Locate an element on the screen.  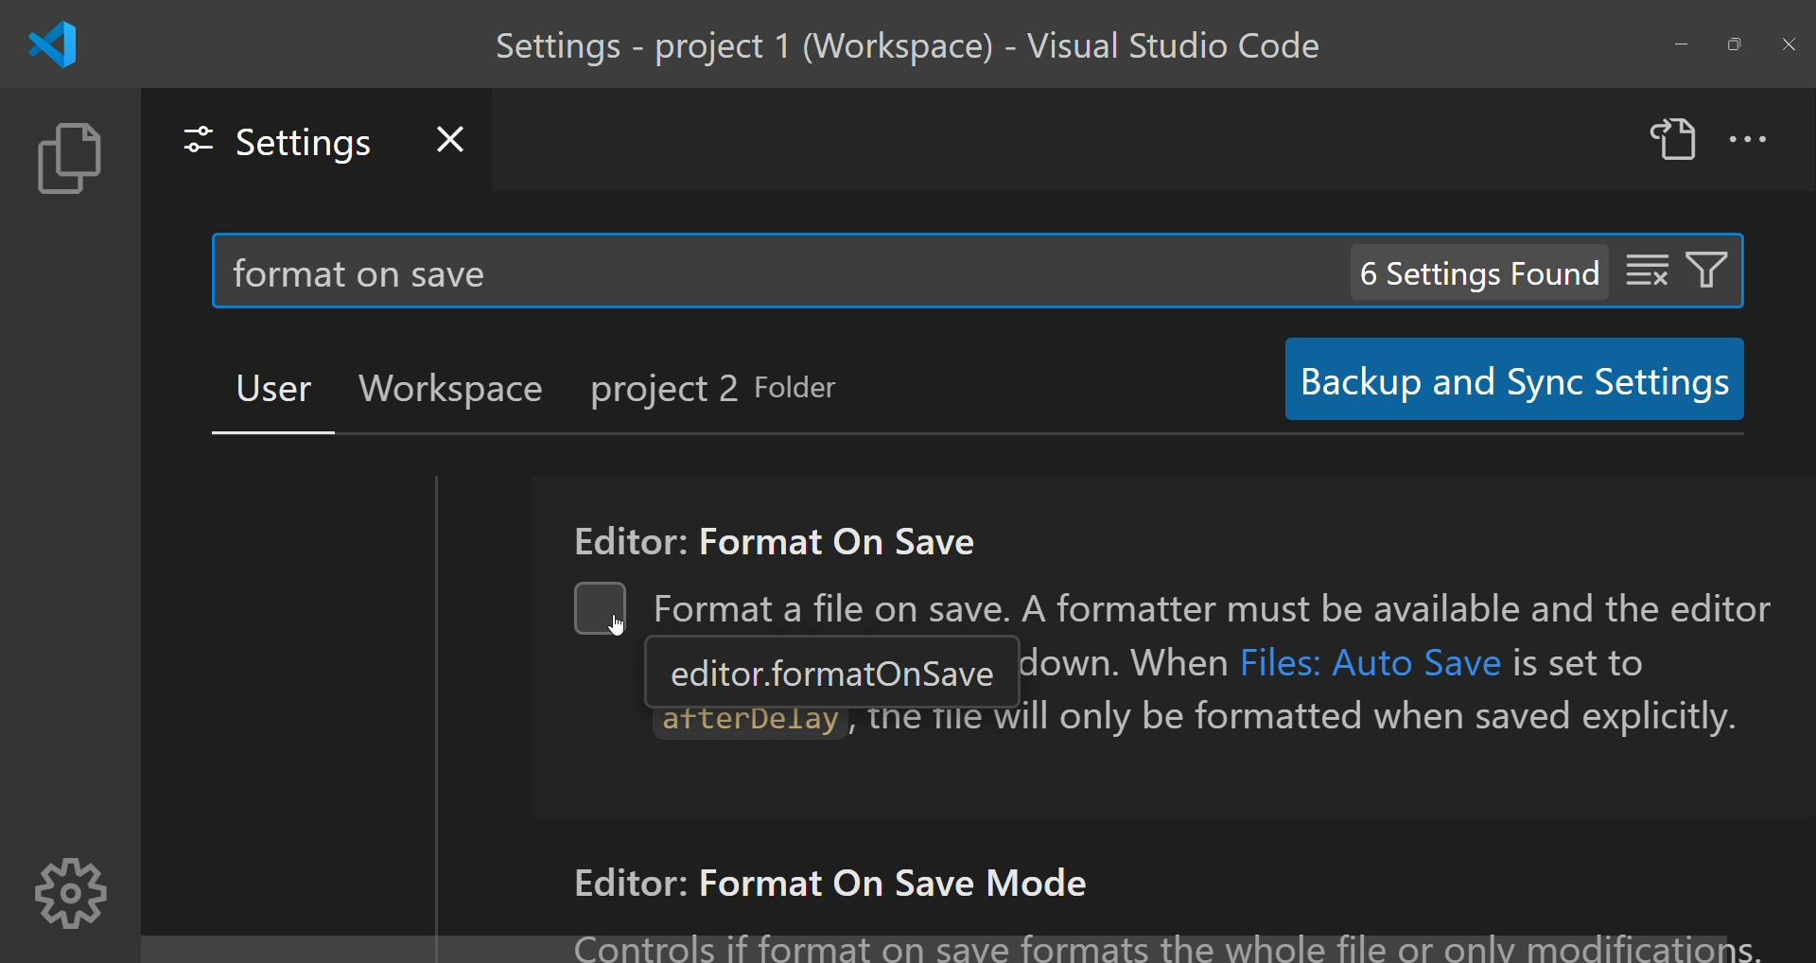
checkbox is located at coordinates (602, 611).